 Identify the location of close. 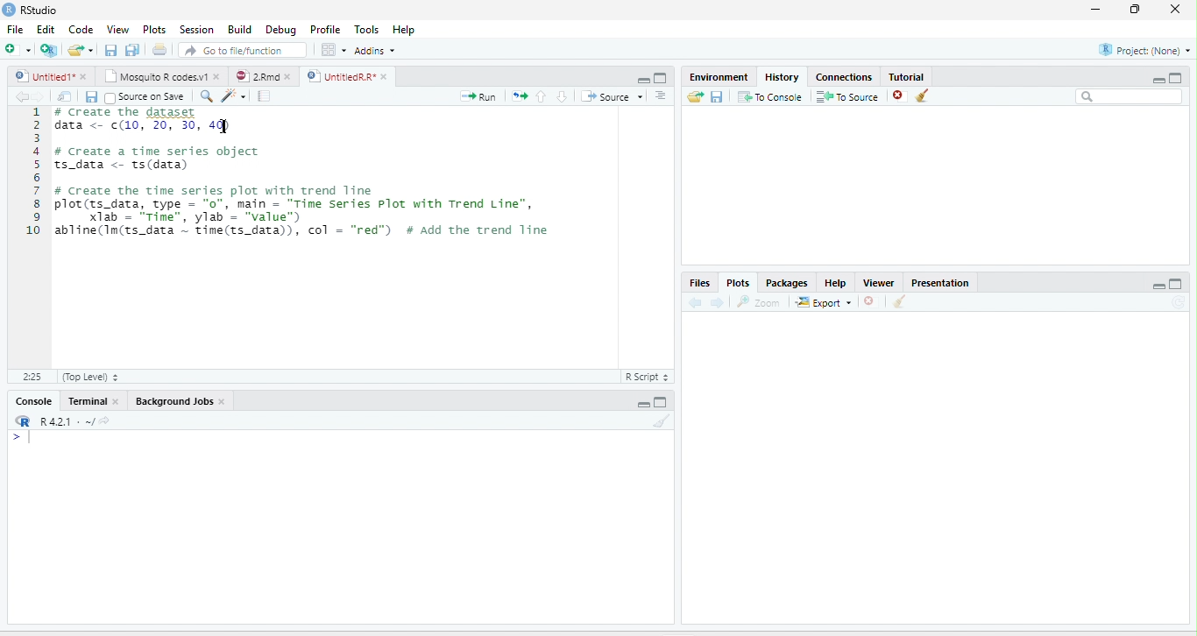
(115, 401).